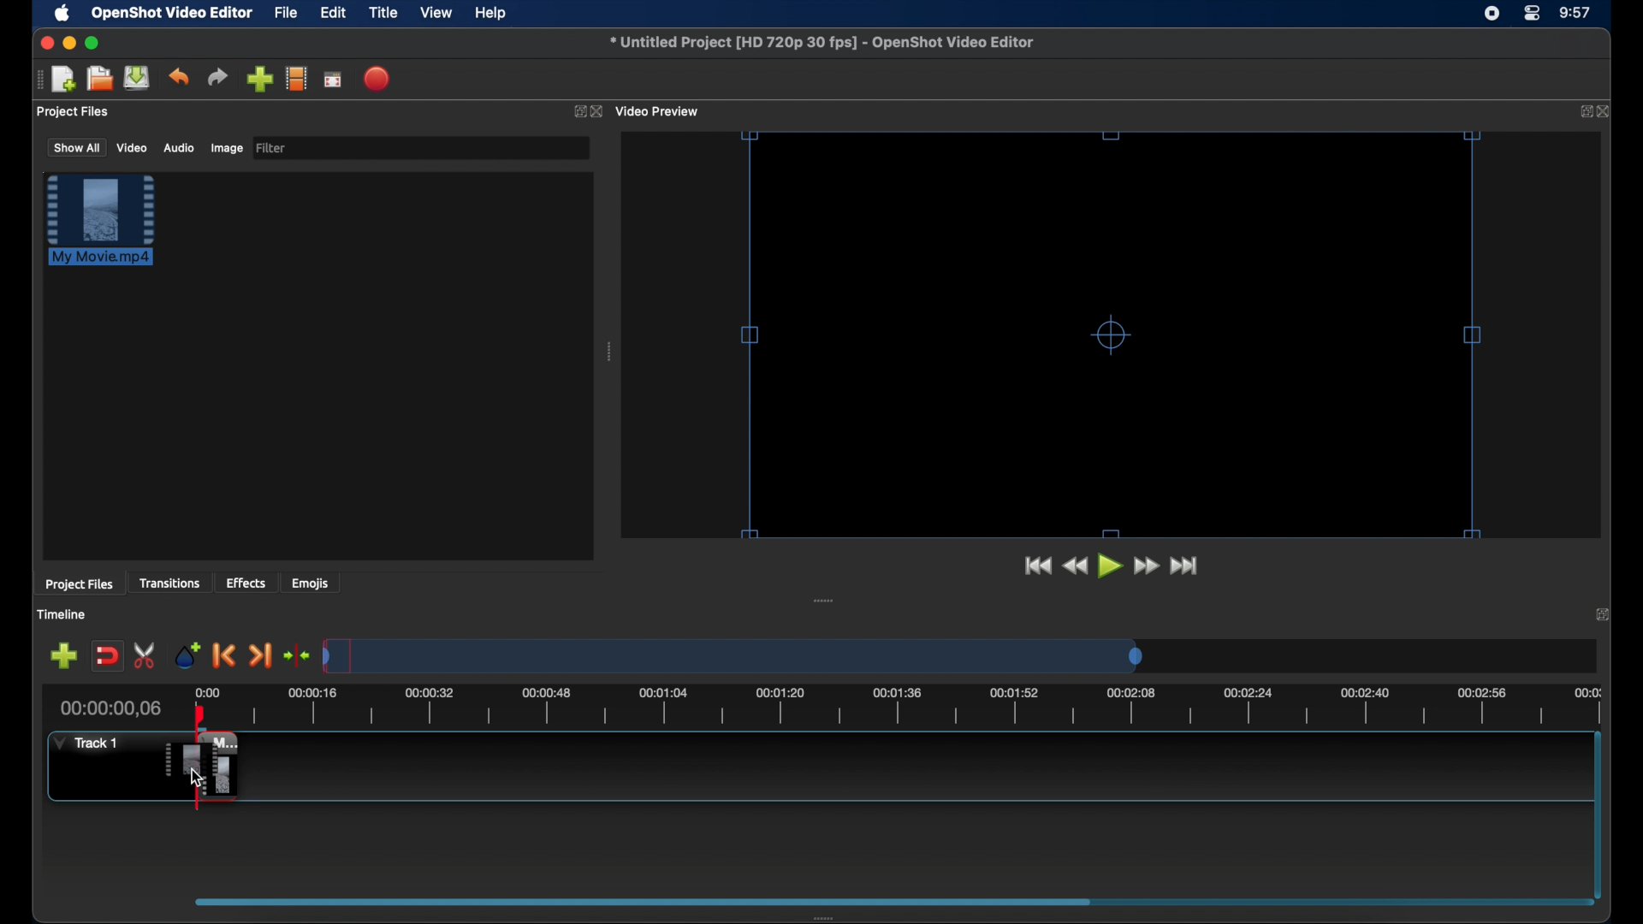 This screenshot has width=1643, height=924. What do you see at coordinates (90, 743) in the screenshot?
I see `track 1` at bounding box center [90, 743].